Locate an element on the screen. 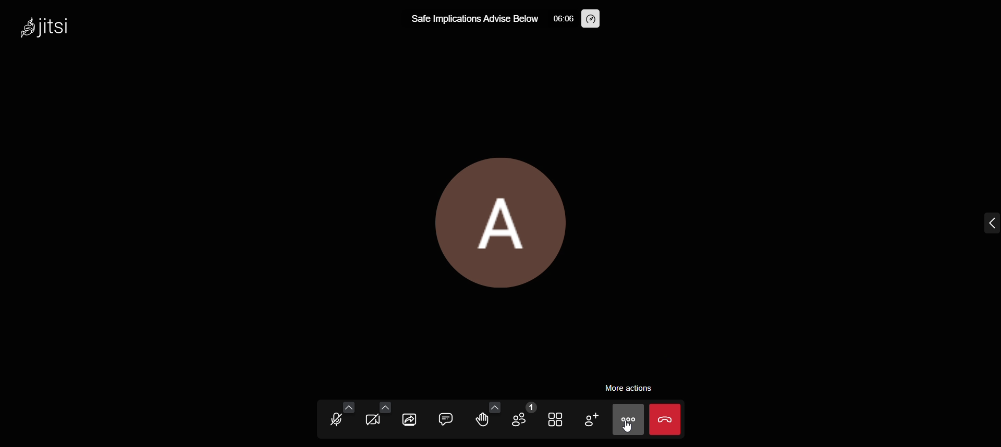 The width and height of the screenshot is (1001, 447). display picture is located at coordinates (500, 222).